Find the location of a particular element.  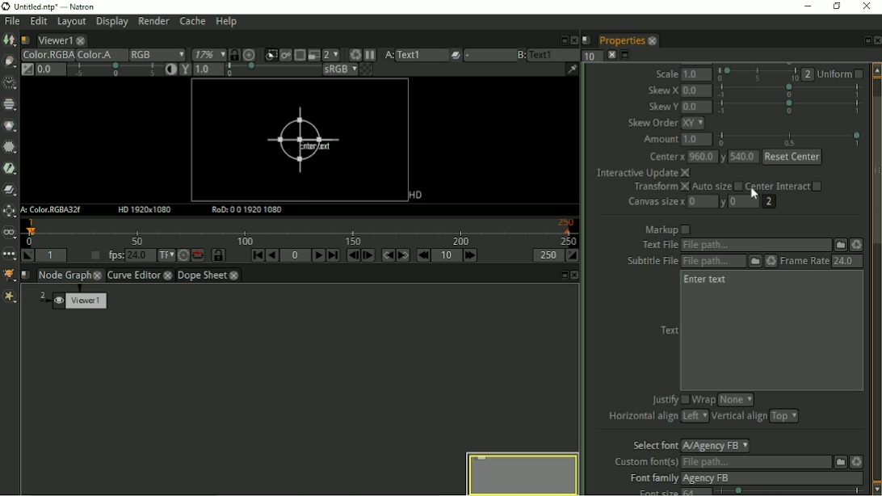

960 is located at coordinates (701, 157).